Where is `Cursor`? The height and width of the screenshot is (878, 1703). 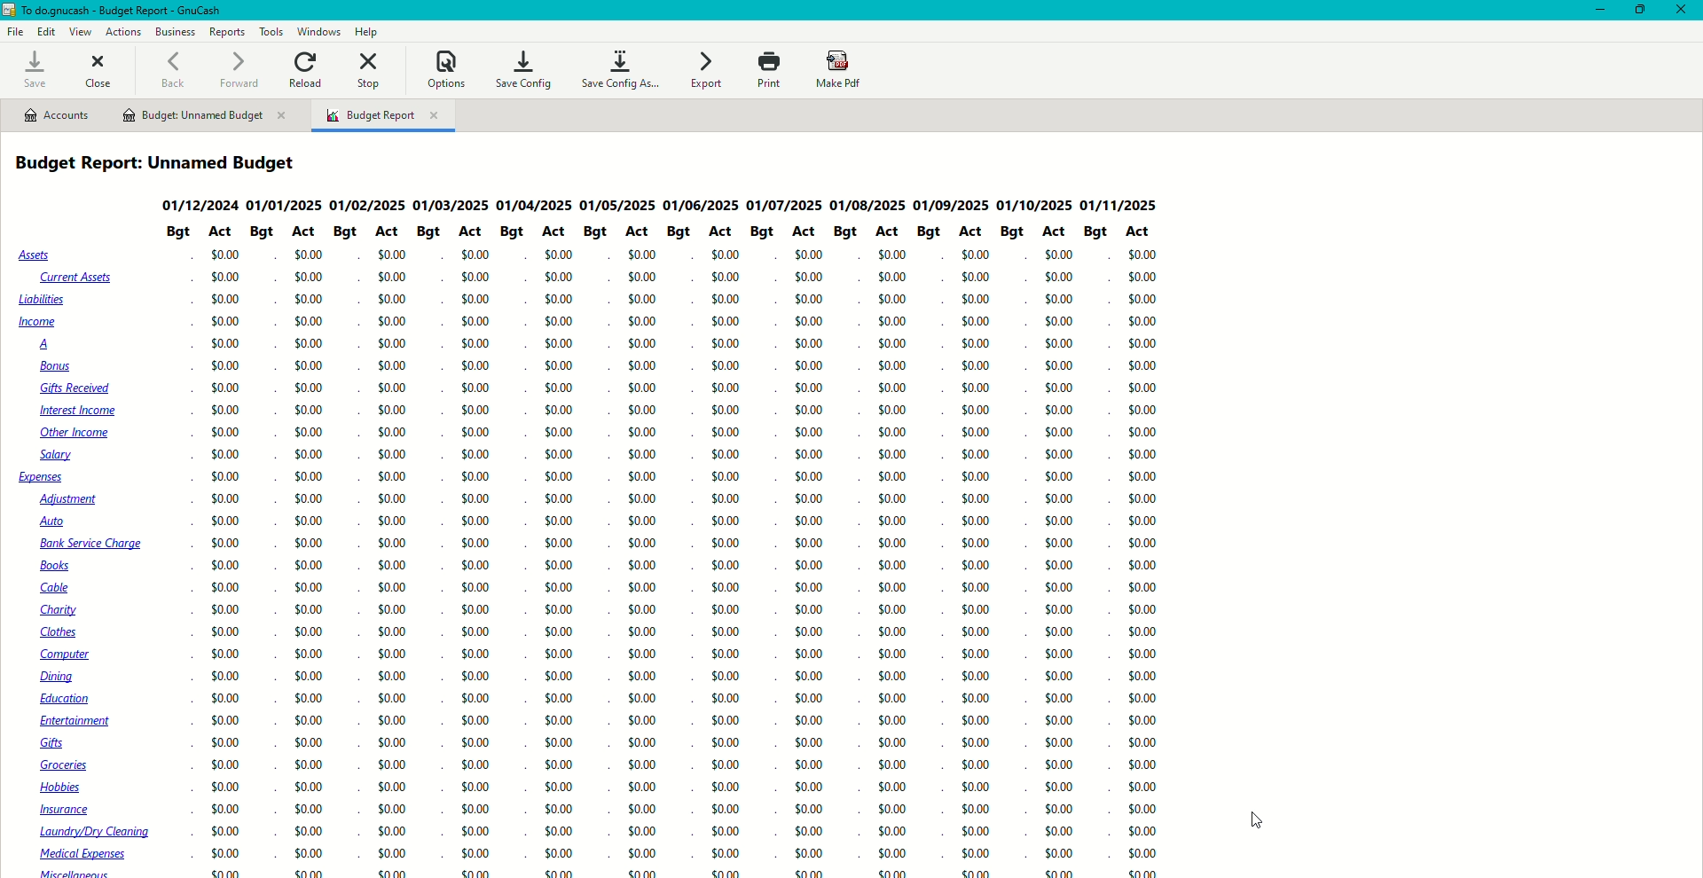 Cursor is located at coordinates (1252, 820).